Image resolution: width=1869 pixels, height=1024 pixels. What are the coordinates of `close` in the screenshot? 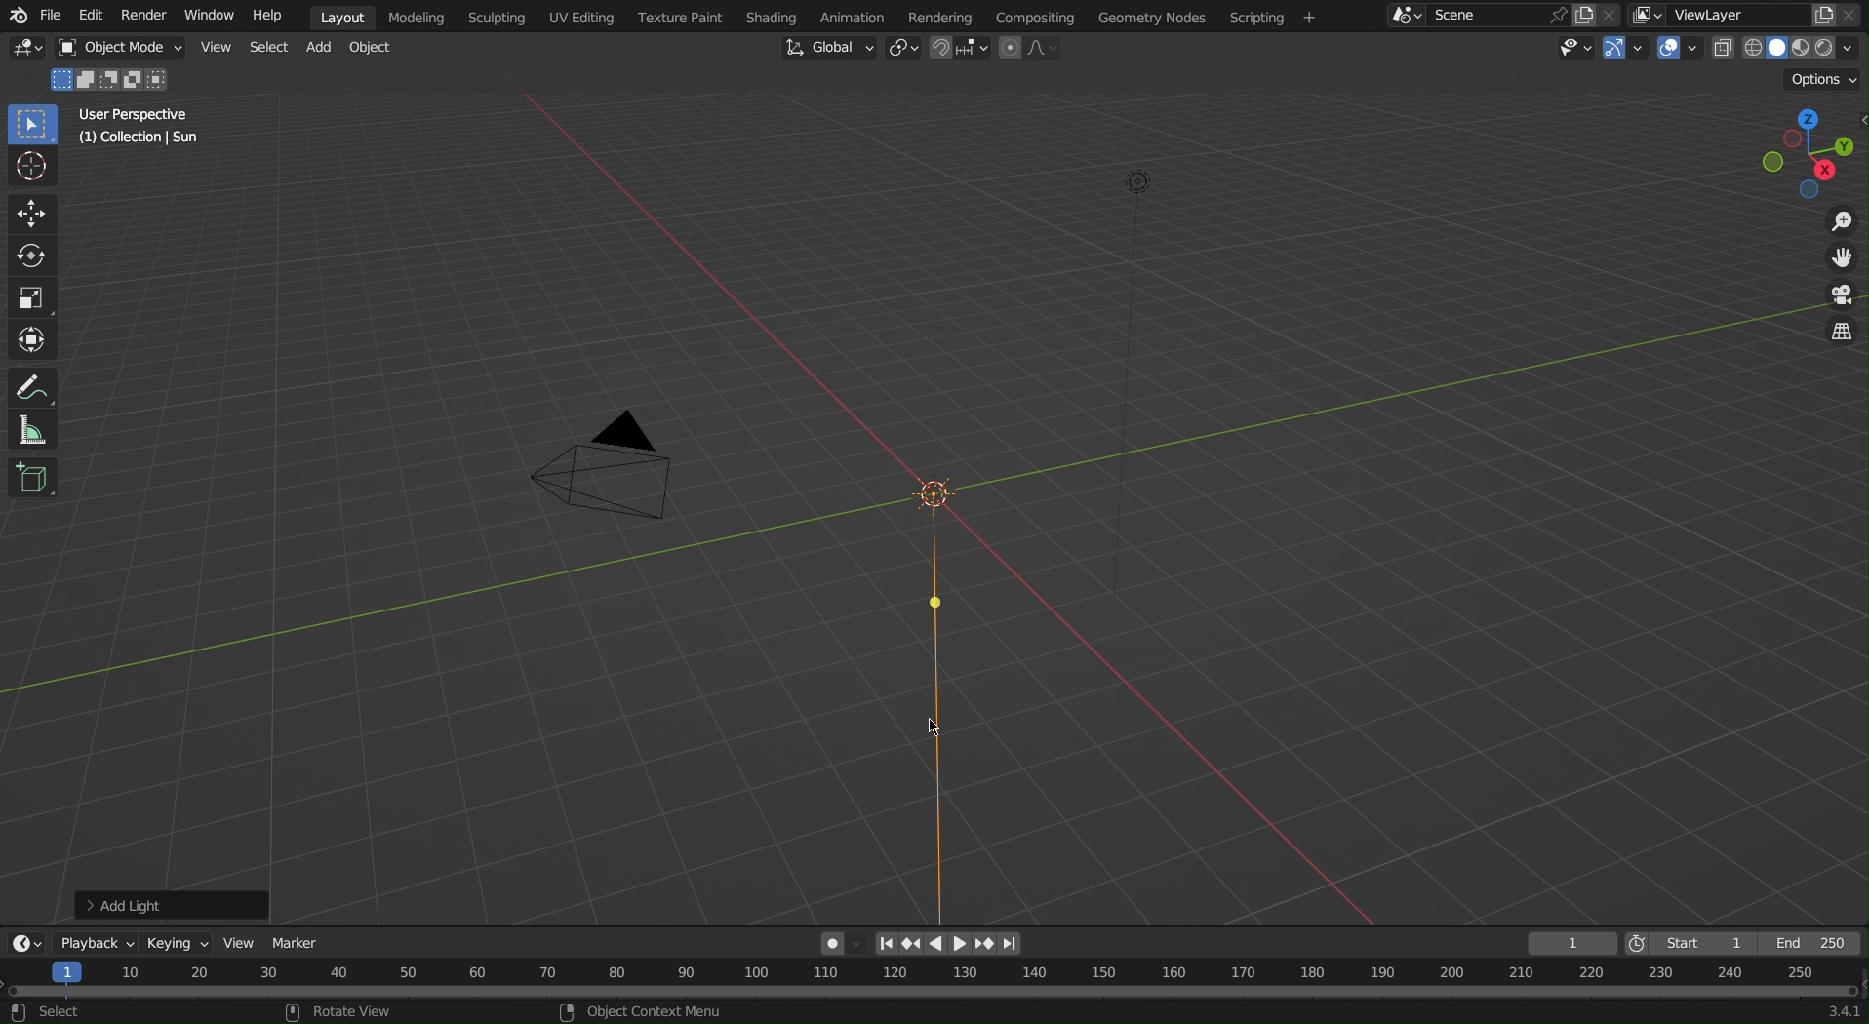 It's located at (1854, 15).